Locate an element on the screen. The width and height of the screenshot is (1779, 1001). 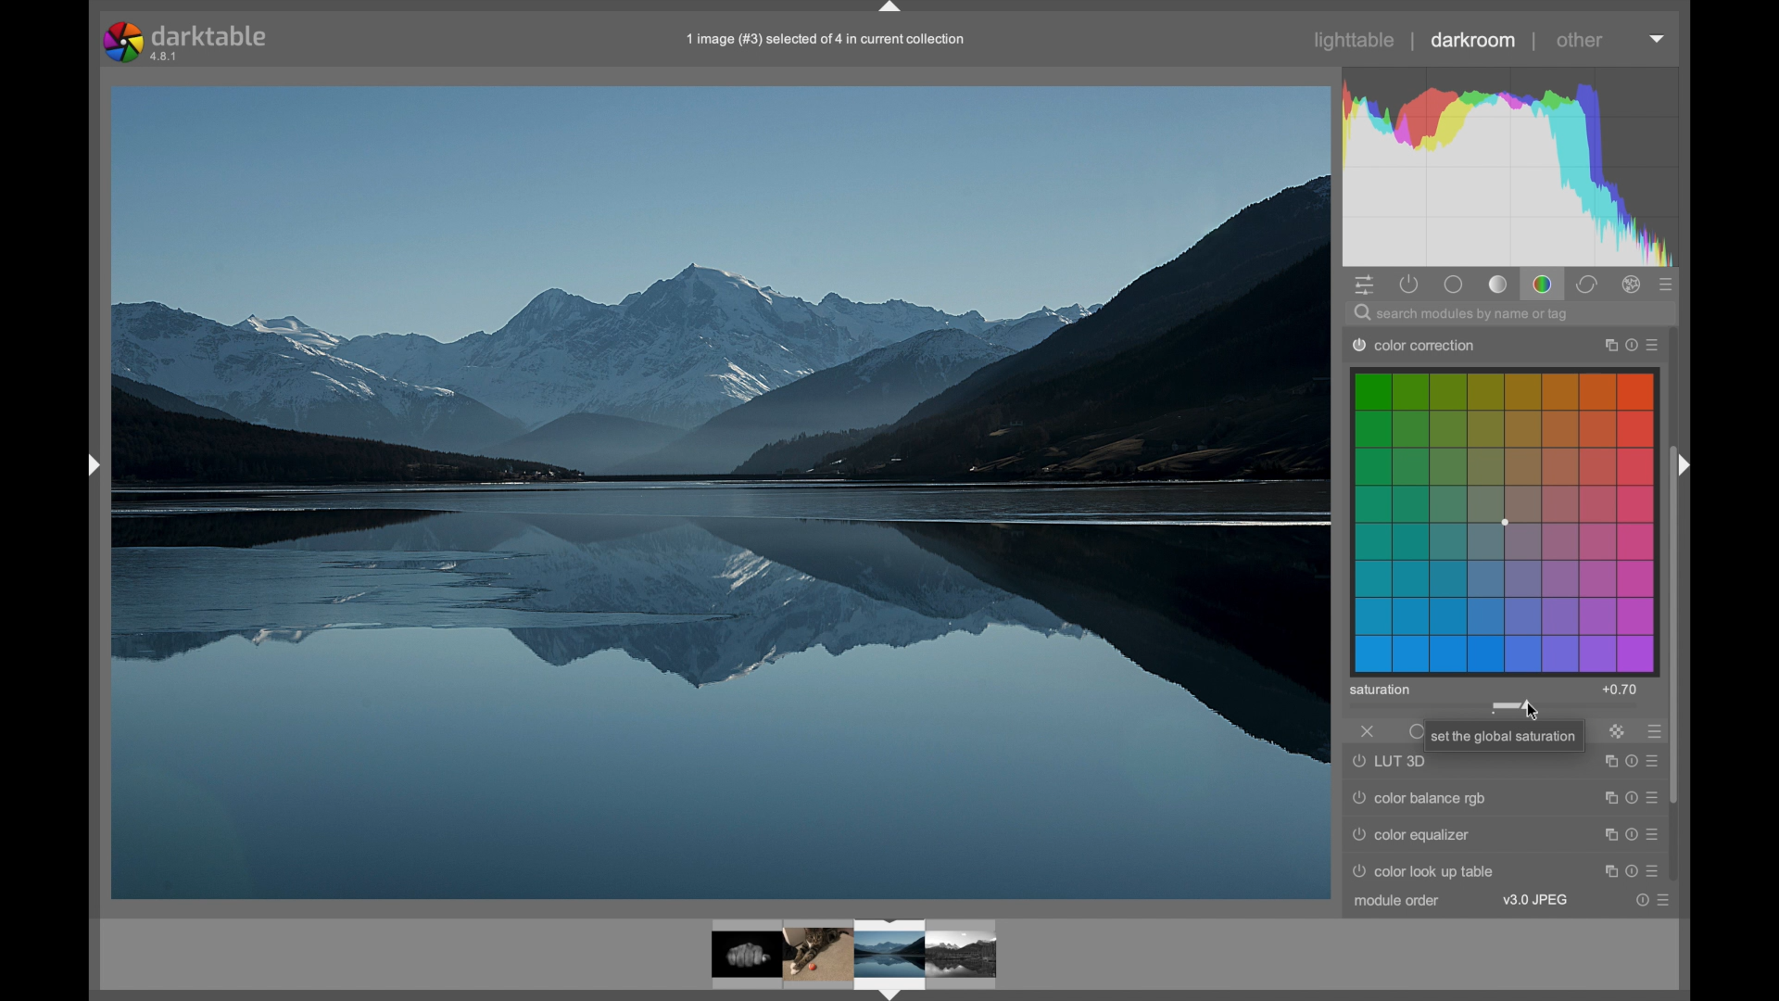
options is located at coordinates (1631, 798).